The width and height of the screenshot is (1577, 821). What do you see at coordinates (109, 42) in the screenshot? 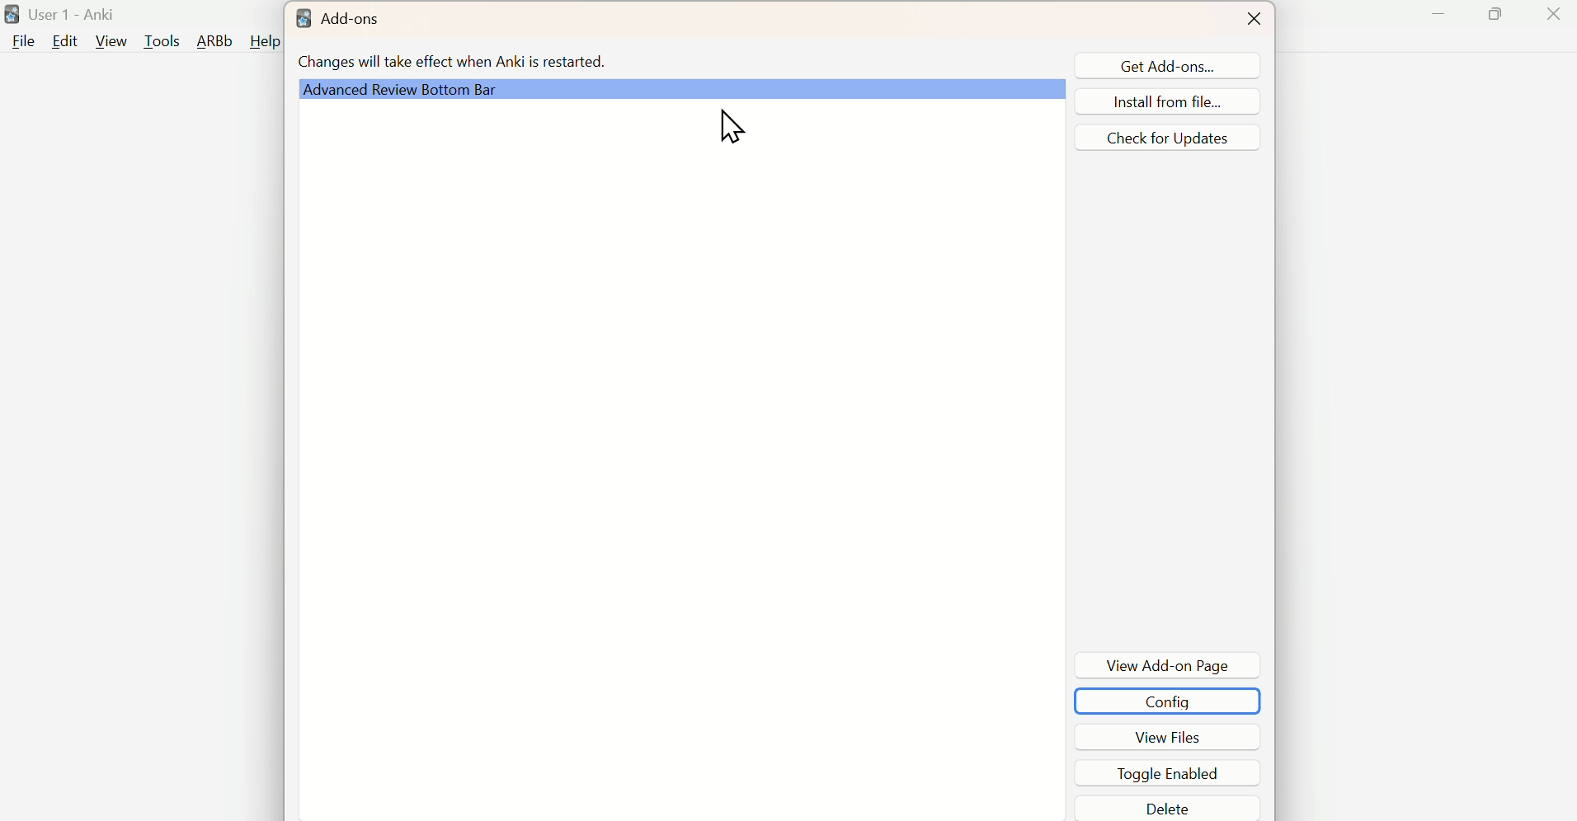
I see `View` at bounding box center [109, 42].